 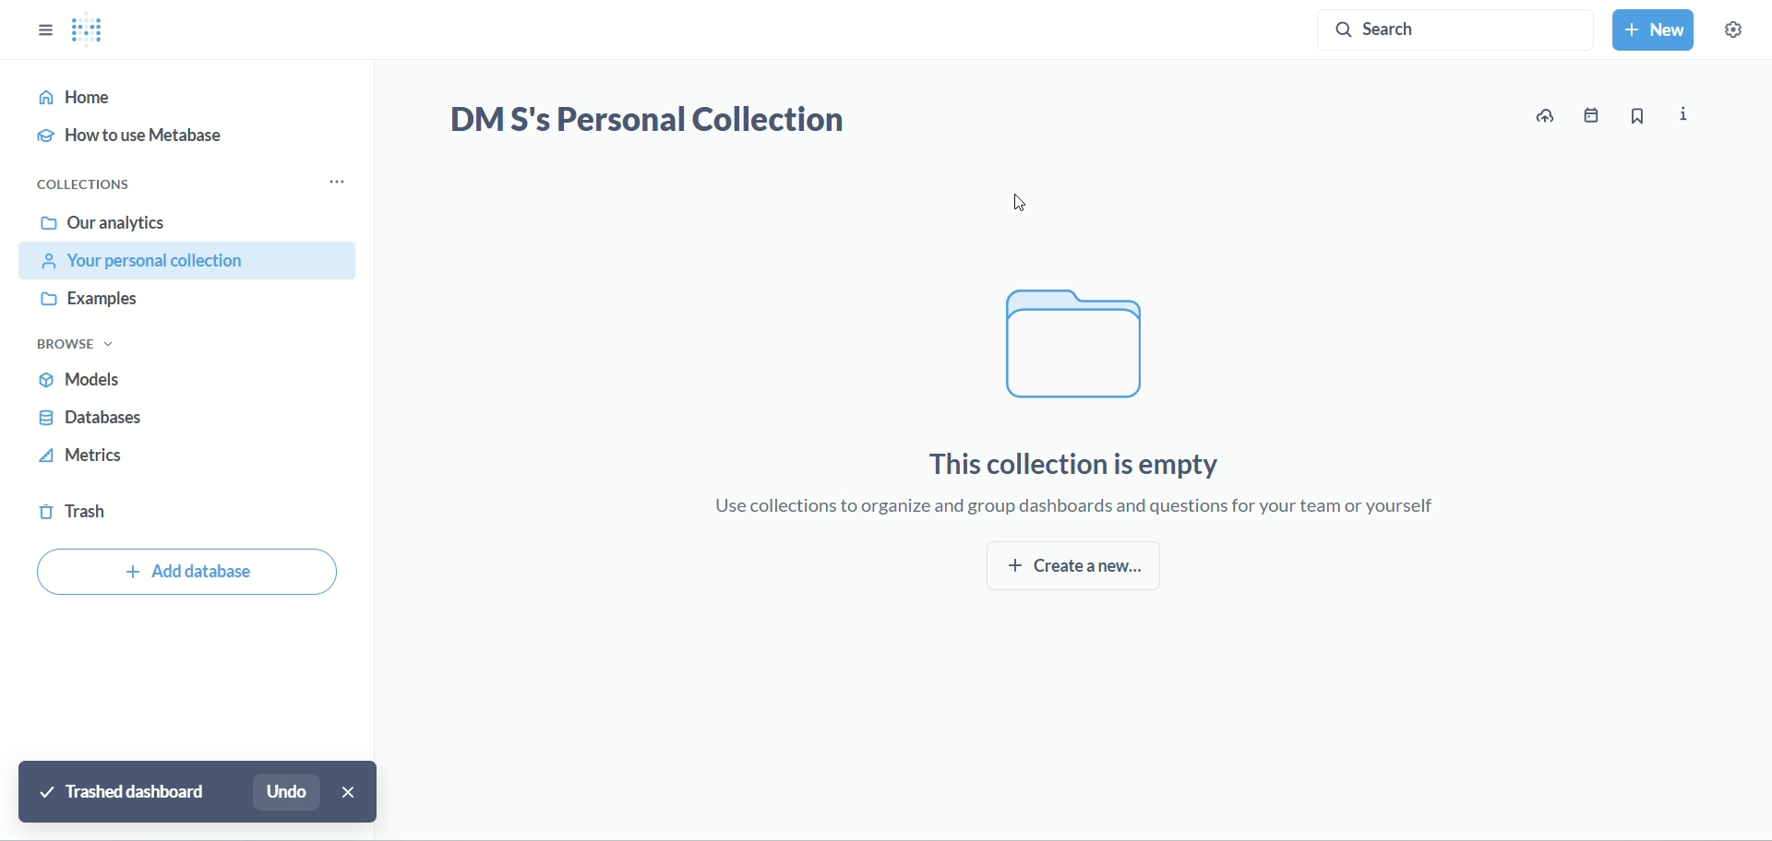 I want to click on collections, so click(x=90, y=184).